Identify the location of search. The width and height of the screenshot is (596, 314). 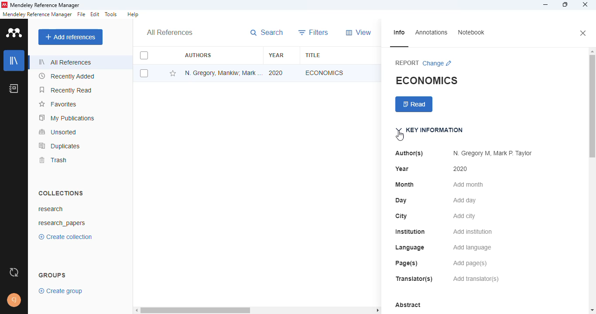
(267, 33).